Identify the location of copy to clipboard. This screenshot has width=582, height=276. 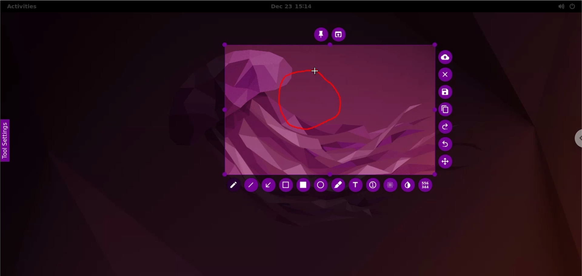
(448, 110).